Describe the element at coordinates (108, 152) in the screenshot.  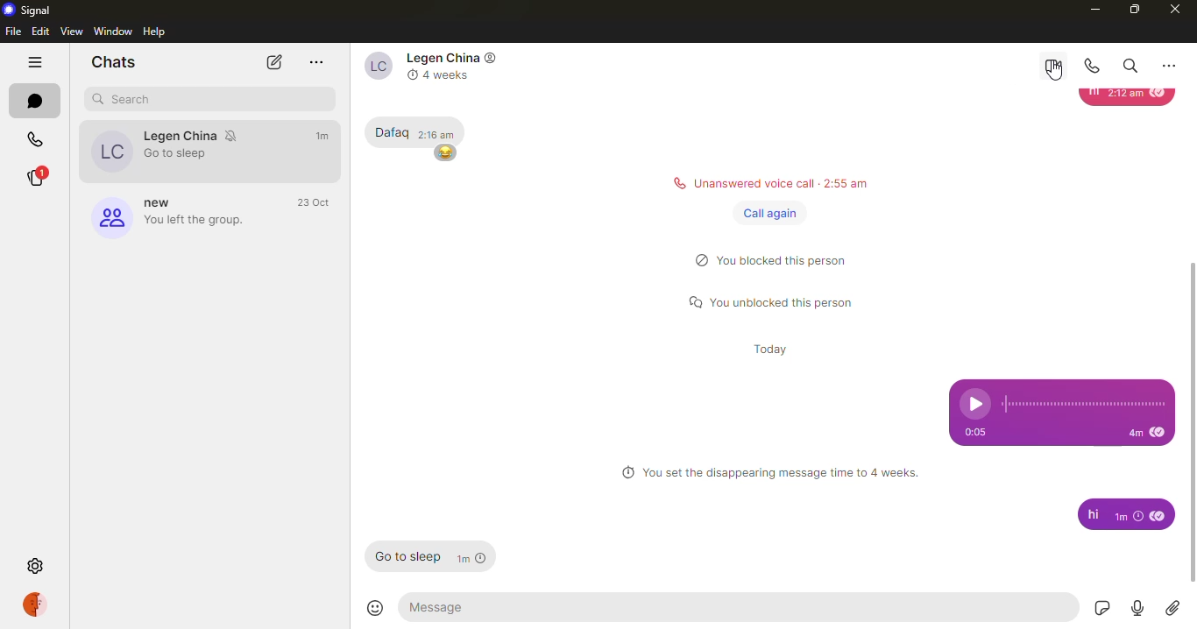
I see `legen china's profile` at that location.